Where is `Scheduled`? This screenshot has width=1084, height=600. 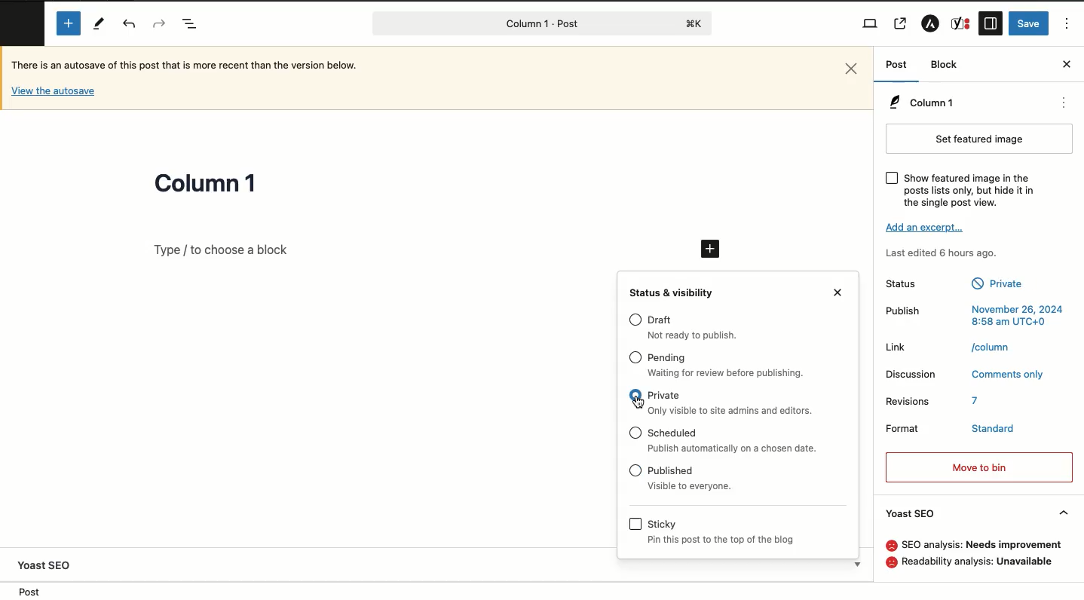 Scheduled is located at coordinates (736, 448).